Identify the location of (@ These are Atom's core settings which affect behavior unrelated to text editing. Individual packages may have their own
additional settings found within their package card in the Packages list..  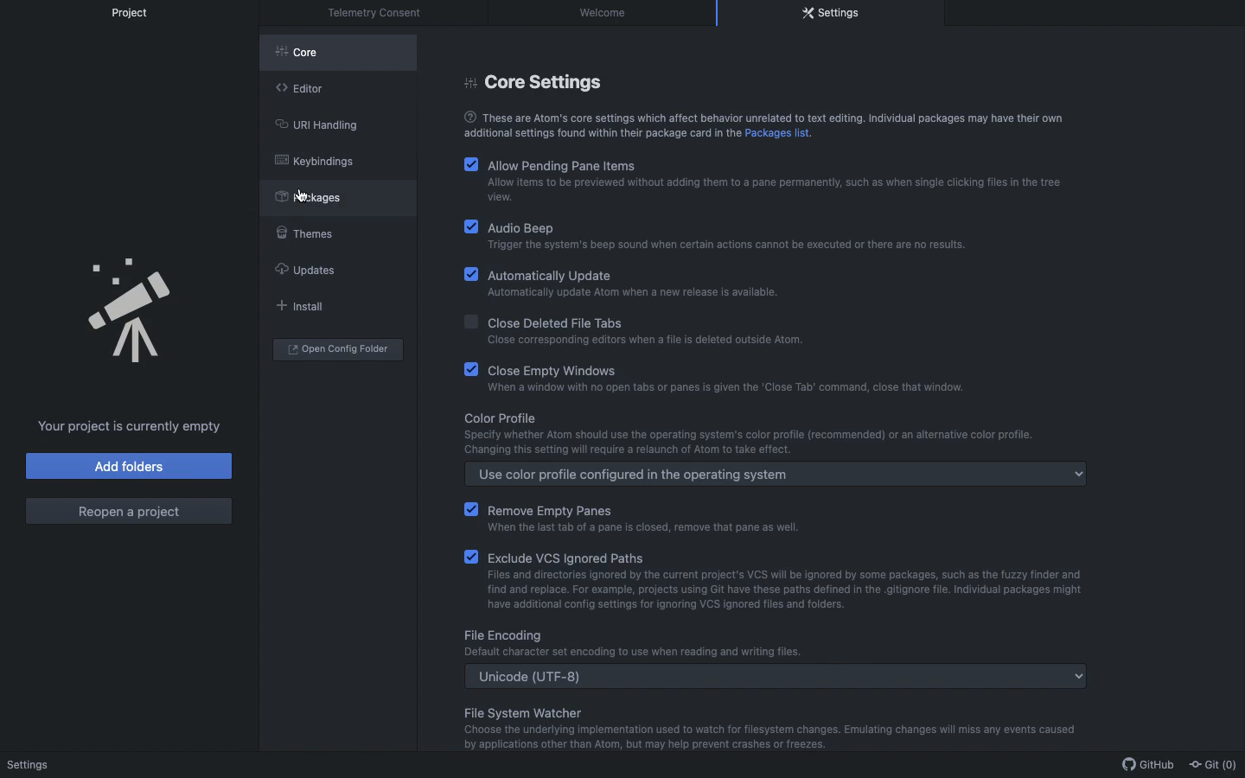
(760, 124).